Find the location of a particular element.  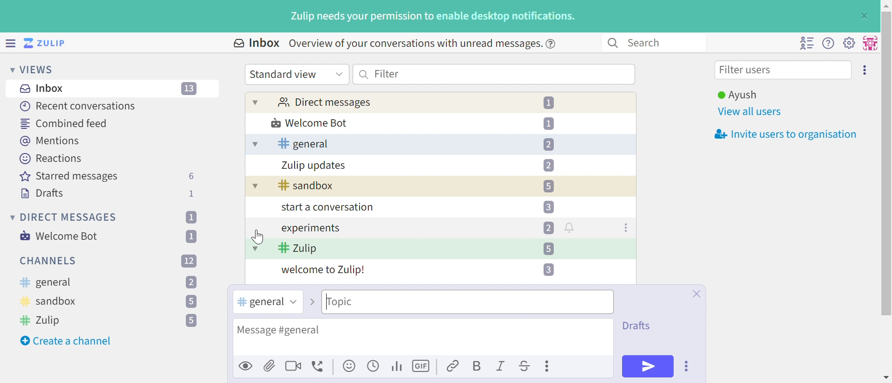

general is located at coordinates (303, 144).